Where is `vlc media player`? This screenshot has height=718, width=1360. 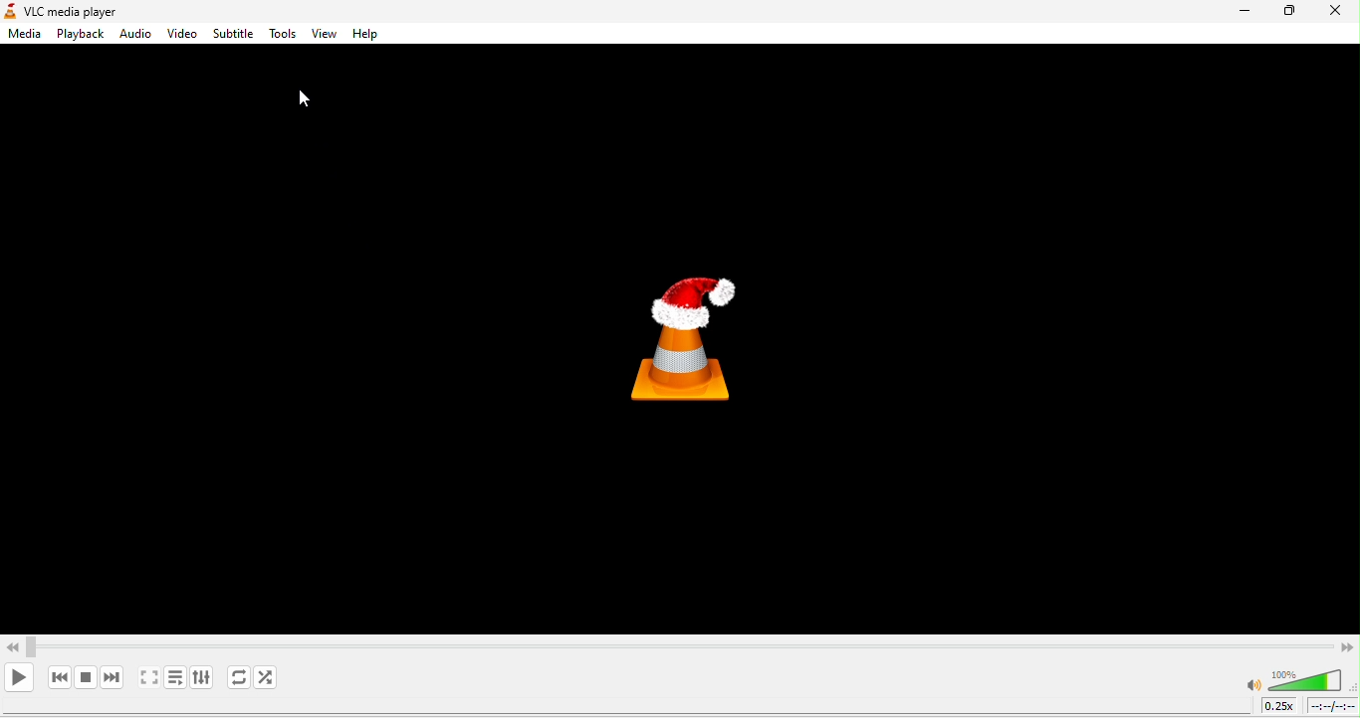 vlc media player is located at coordinates (96, 10).